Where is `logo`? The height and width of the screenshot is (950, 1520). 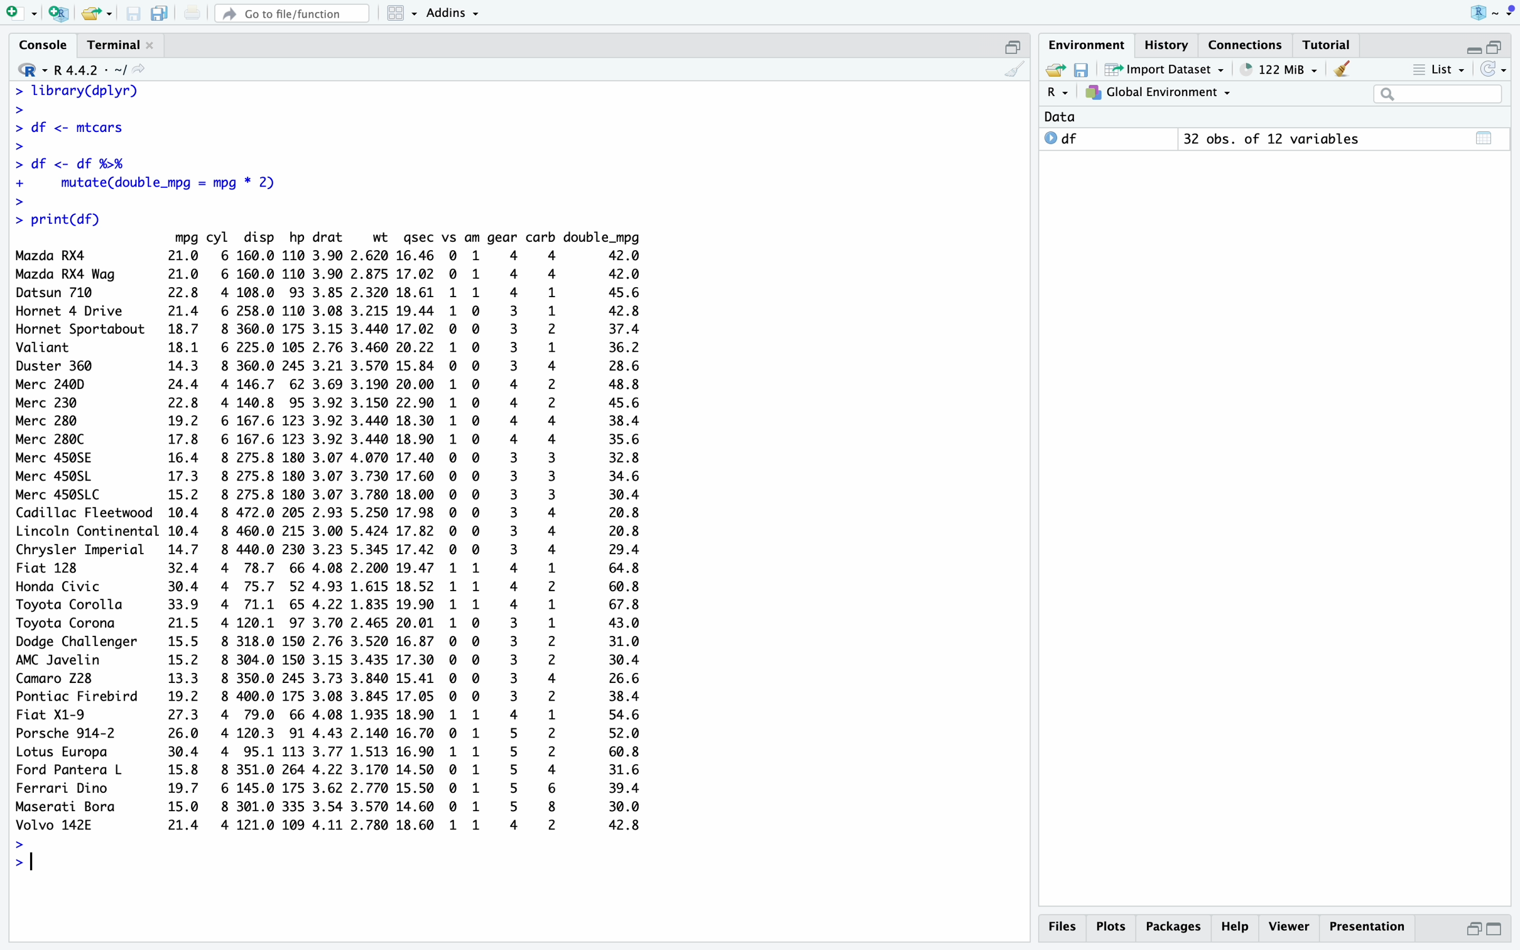
logo is located at coordinates (1493, 13).